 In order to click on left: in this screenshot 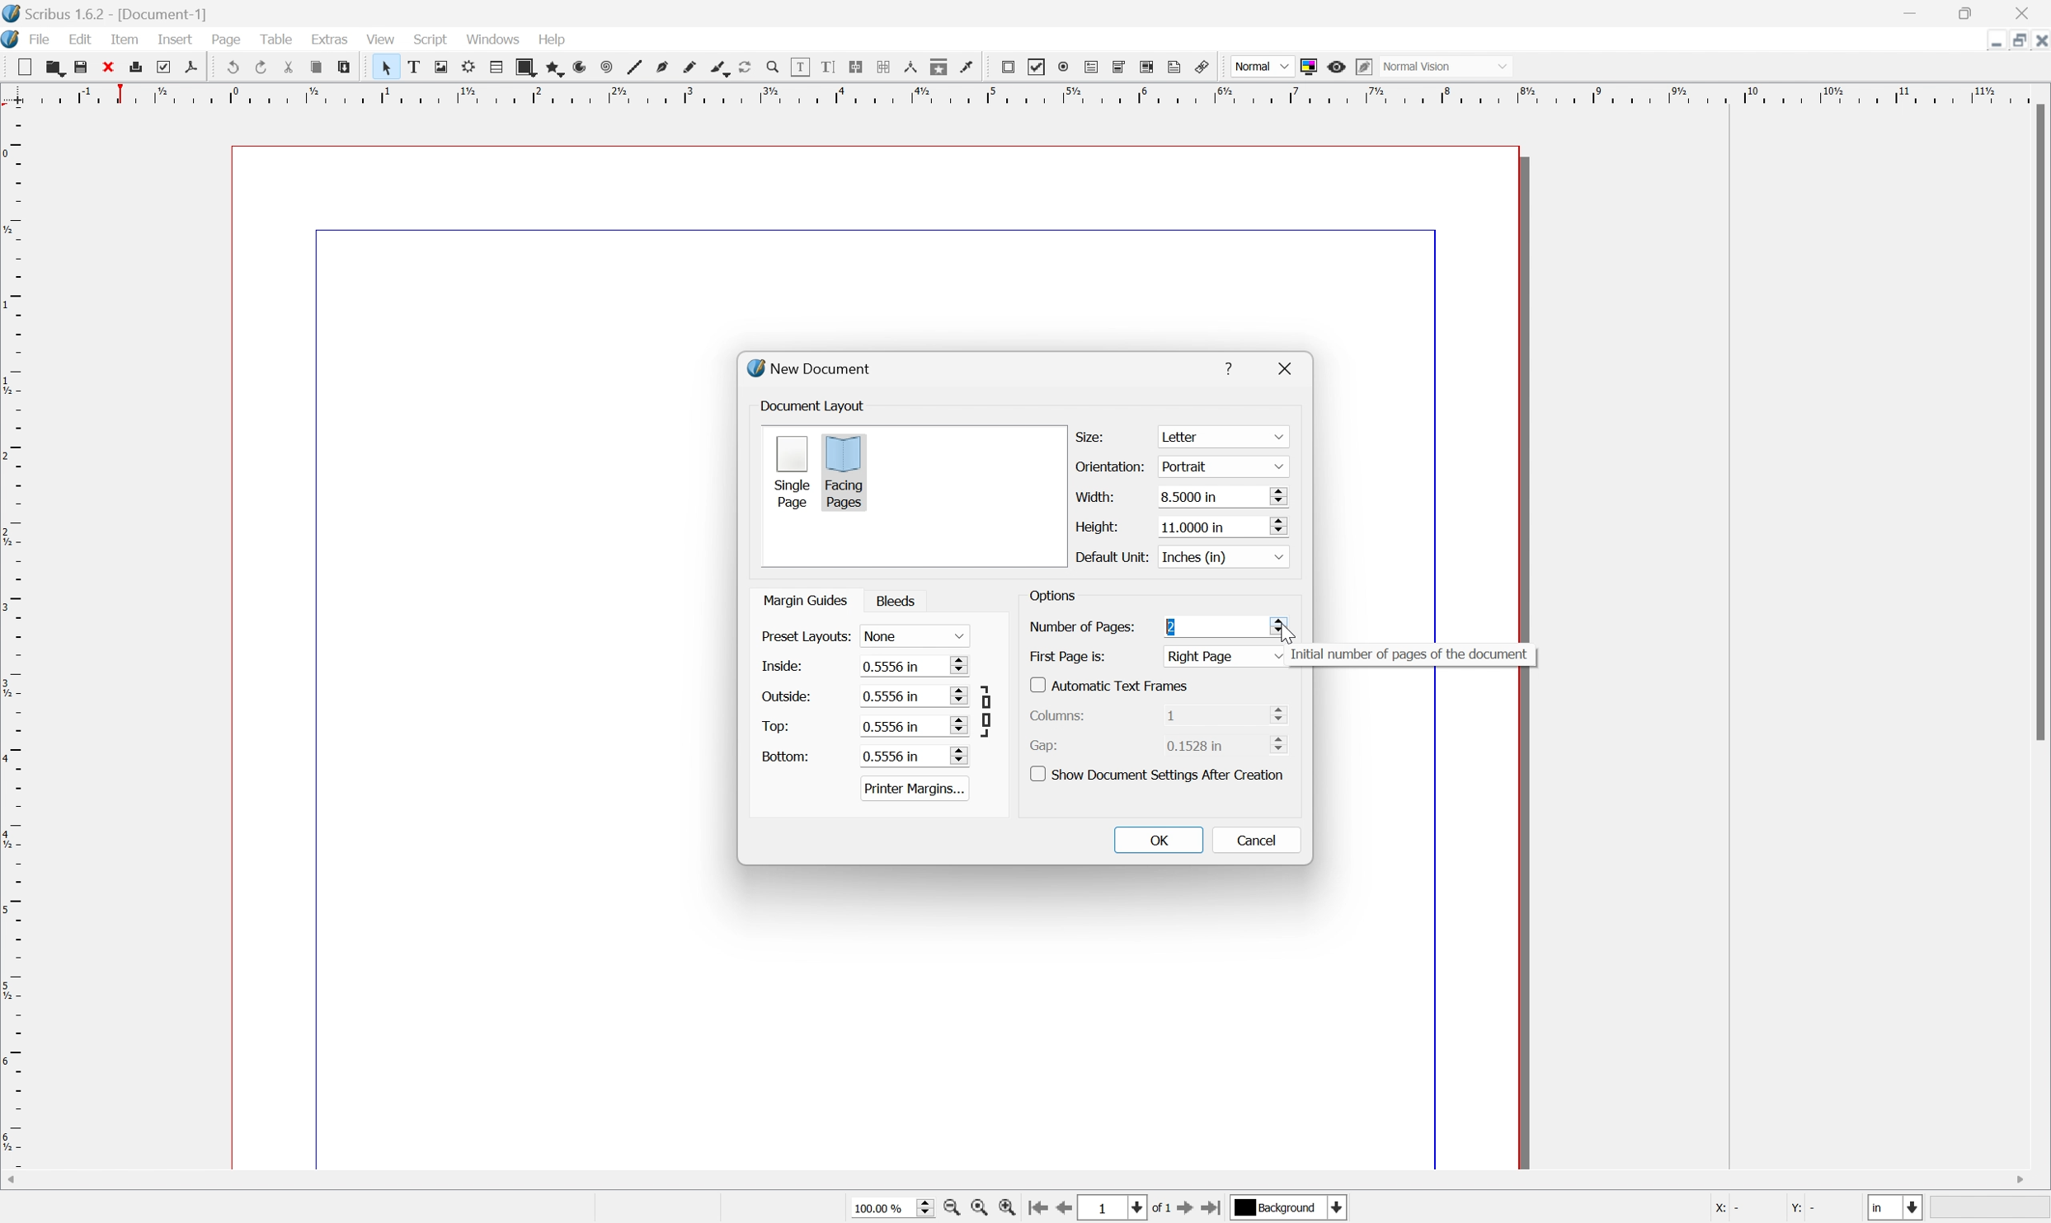, I will do `click(782, 668)`.